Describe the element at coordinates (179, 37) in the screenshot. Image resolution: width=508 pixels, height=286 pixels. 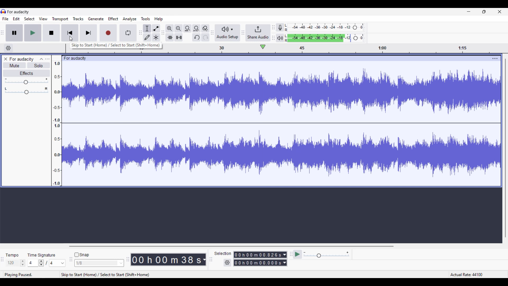
I see `Silence audio selection` at that location.